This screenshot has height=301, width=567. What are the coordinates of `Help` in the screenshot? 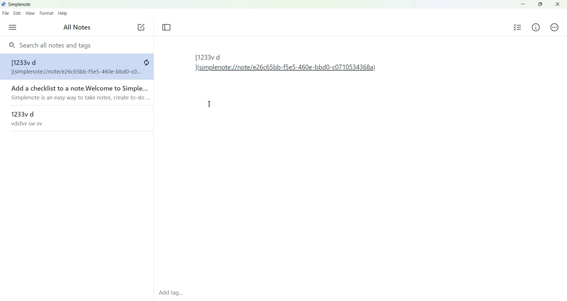 It's located at (64, 14).